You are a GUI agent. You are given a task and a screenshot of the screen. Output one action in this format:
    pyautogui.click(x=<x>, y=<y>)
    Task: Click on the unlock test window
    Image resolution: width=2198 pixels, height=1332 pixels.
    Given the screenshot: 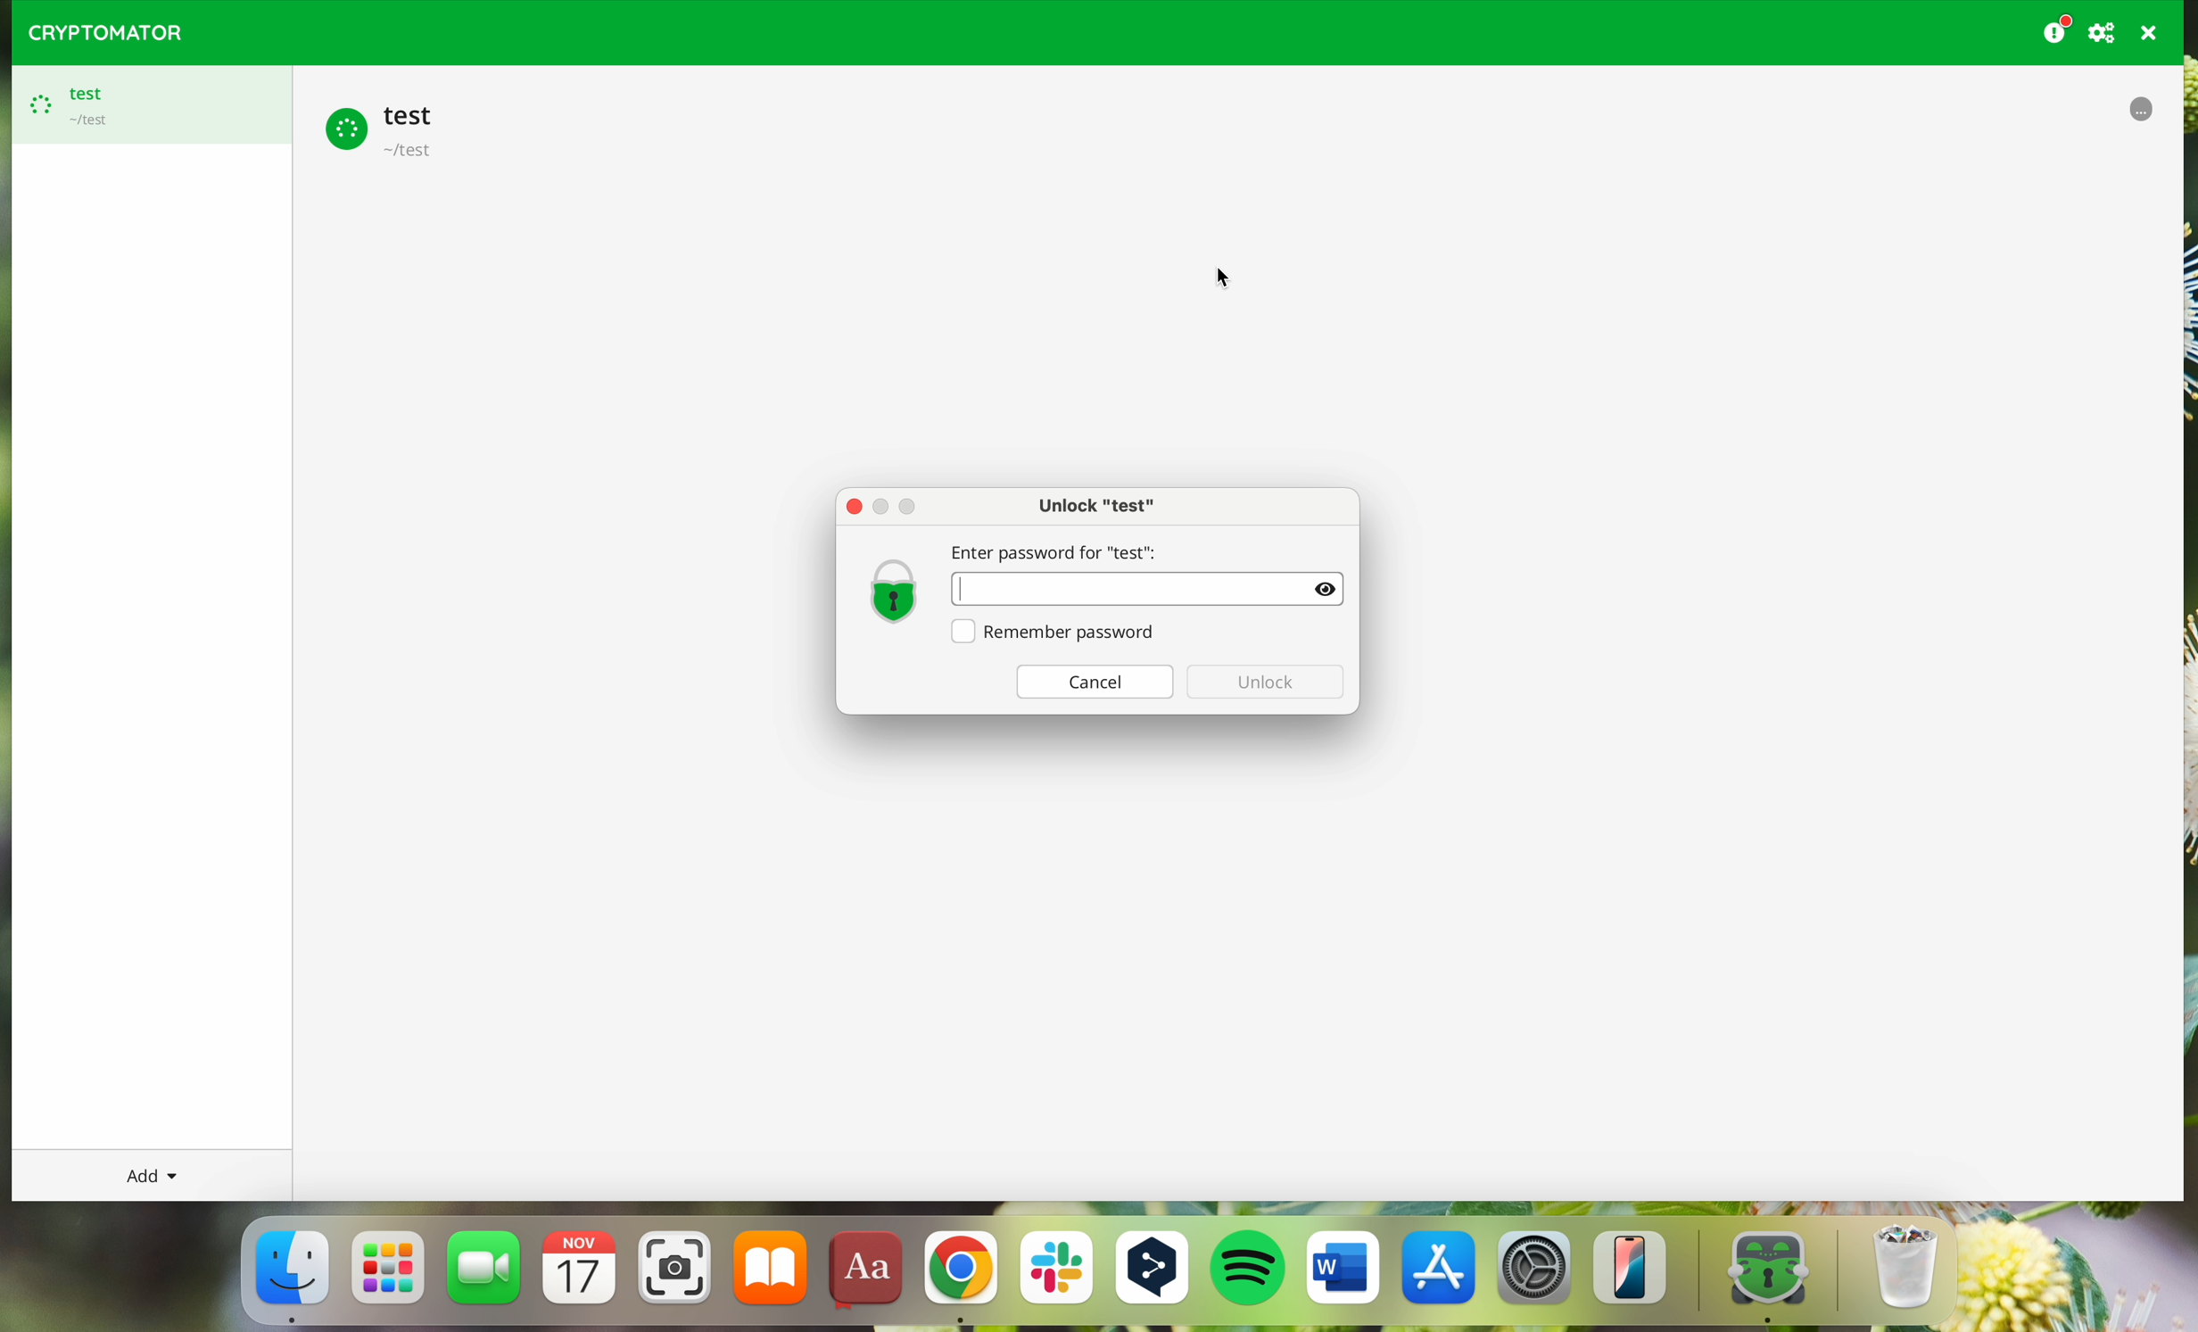 What is the action you would take?
    pyautogui.click(x=1099, y=502)
    